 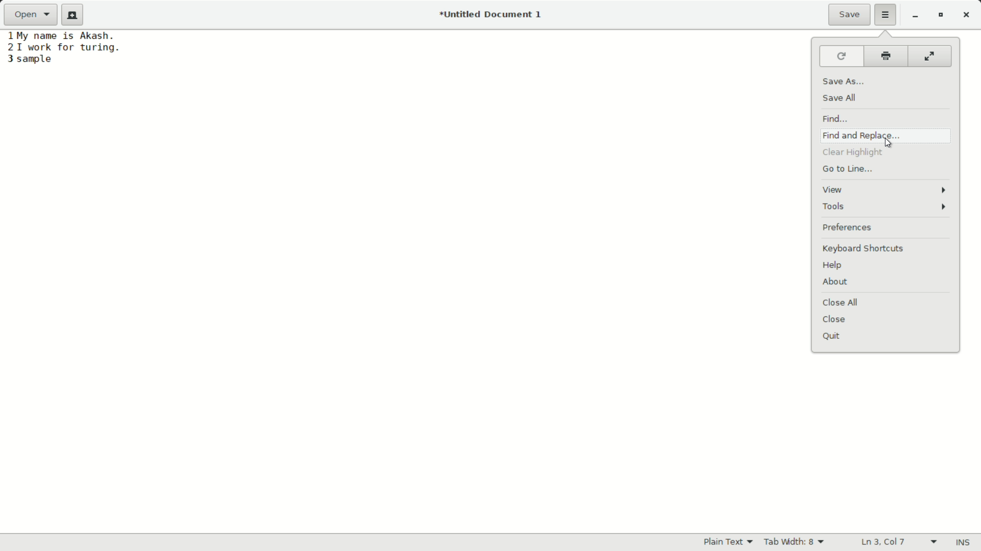 What do you see at coordinates (30, 15) in the screenshot?
I see `open a file` at bounding box center [30, 15].